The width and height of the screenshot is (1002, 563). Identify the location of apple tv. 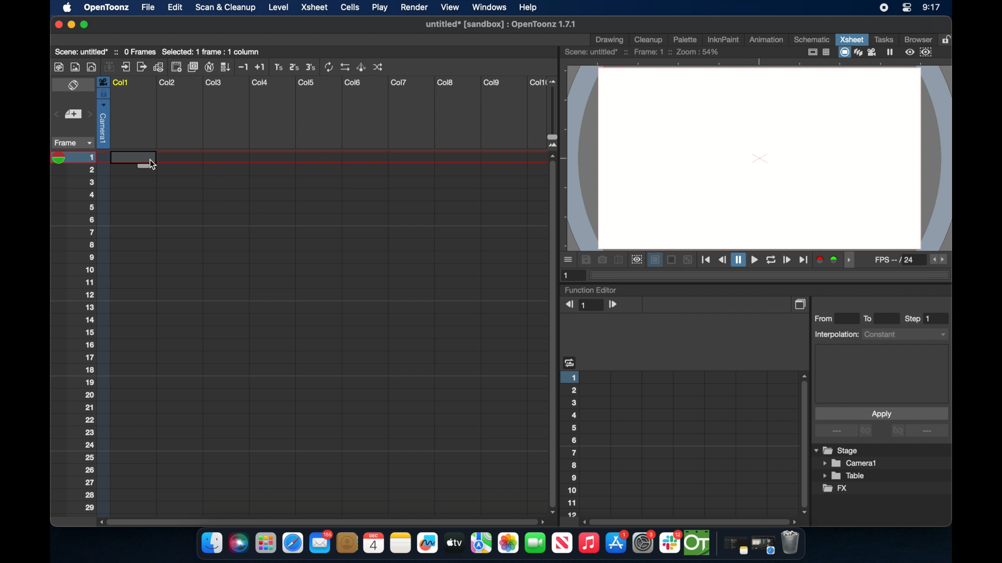
(562, 543).